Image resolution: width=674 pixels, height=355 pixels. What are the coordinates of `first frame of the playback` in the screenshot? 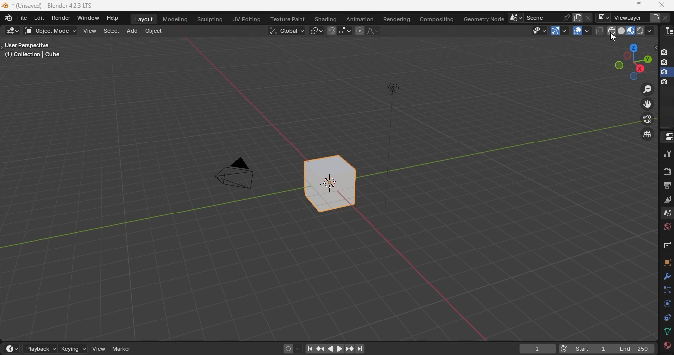 It's located at (591, 349).